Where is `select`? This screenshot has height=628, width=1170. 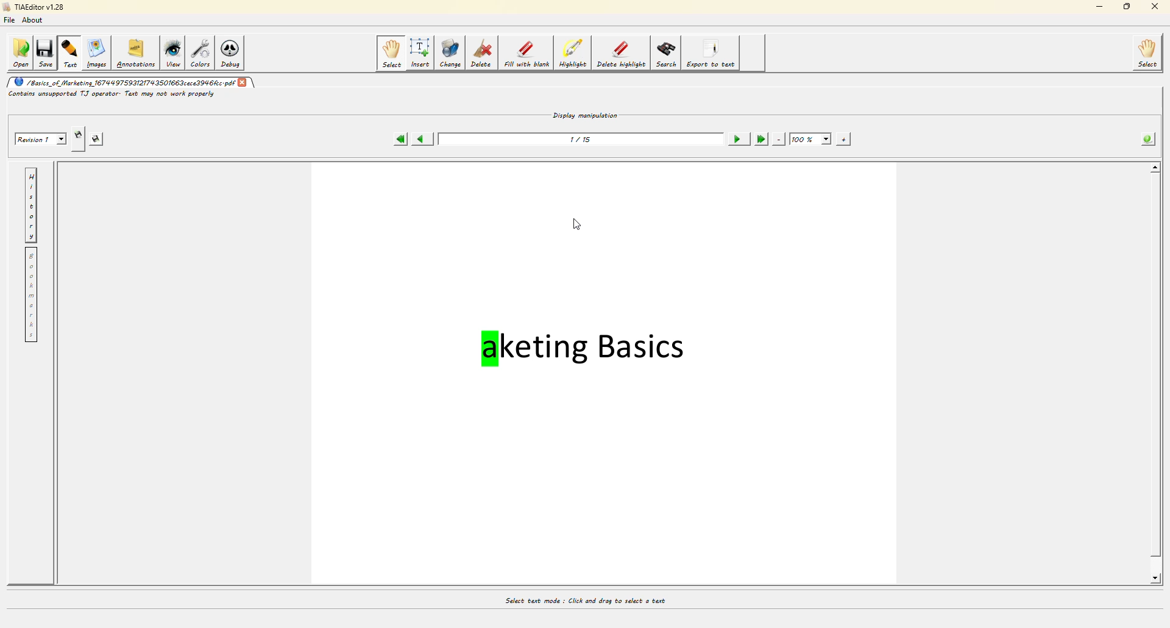
select is located at coordinates (1146, 54).